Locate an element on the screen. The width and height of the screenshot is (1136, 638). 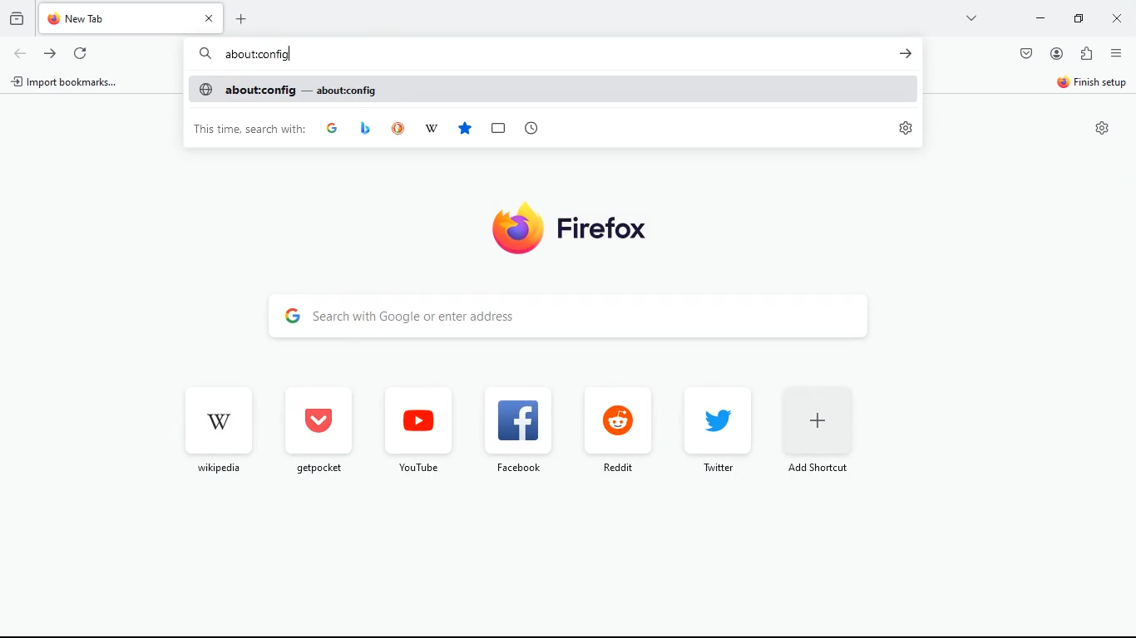
finish setup is located at coordinates (1093, 85).